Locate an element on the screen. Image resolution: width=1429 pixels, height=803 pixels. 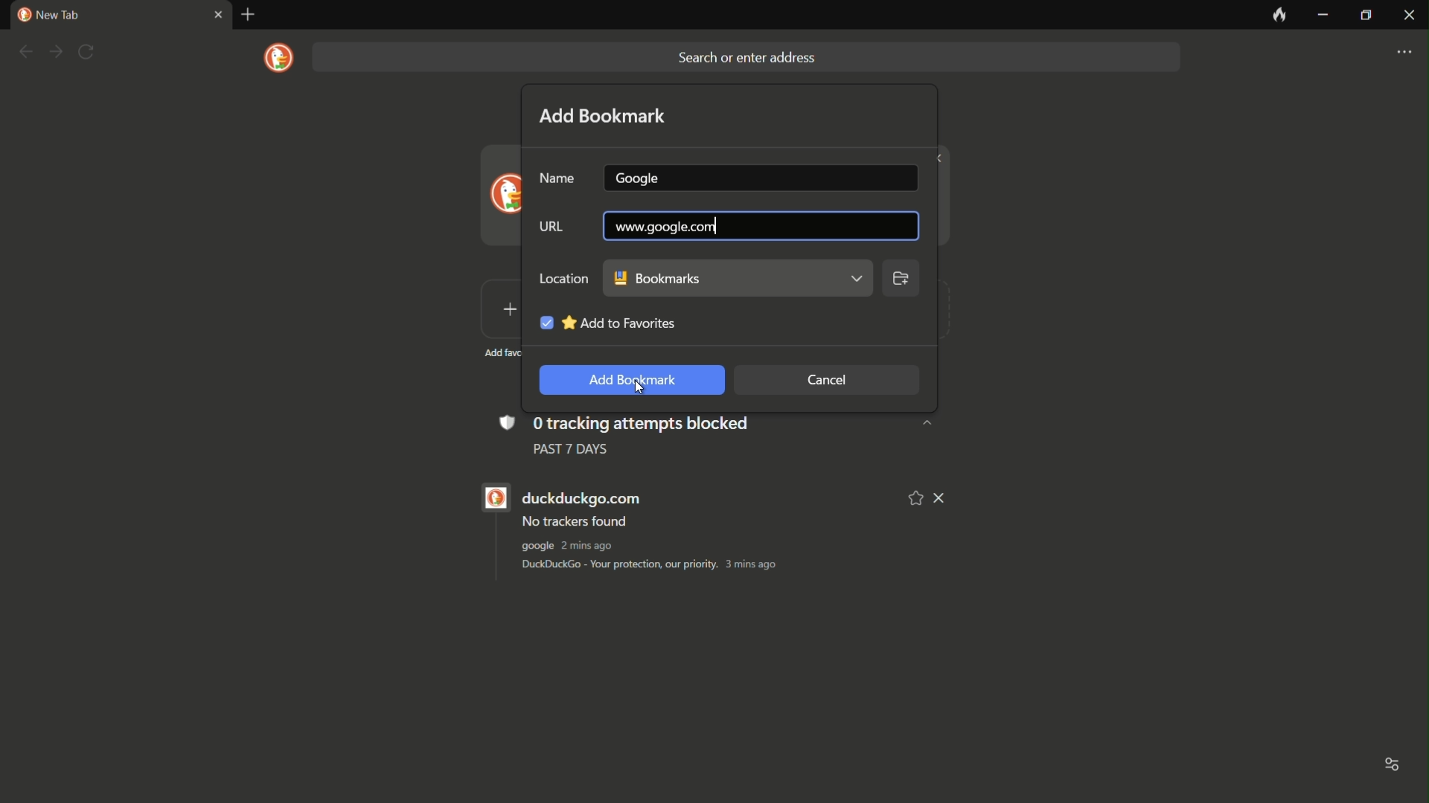
back is located at coordinates (25, 52).